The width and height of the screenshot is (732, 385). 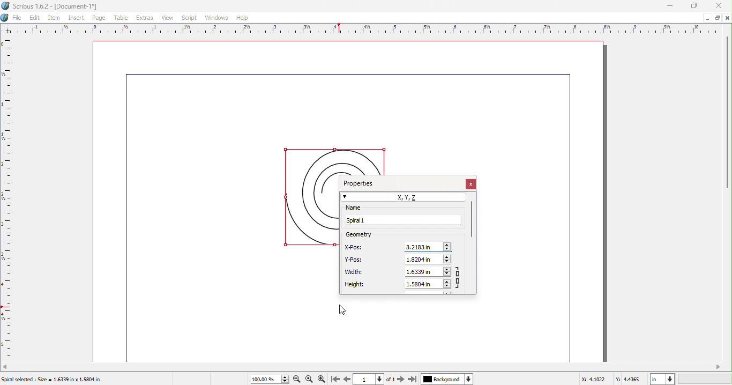 What do you see at coordinates (719, 366) in the screenshot?
I see `move right` at bounding box center [719, 366].